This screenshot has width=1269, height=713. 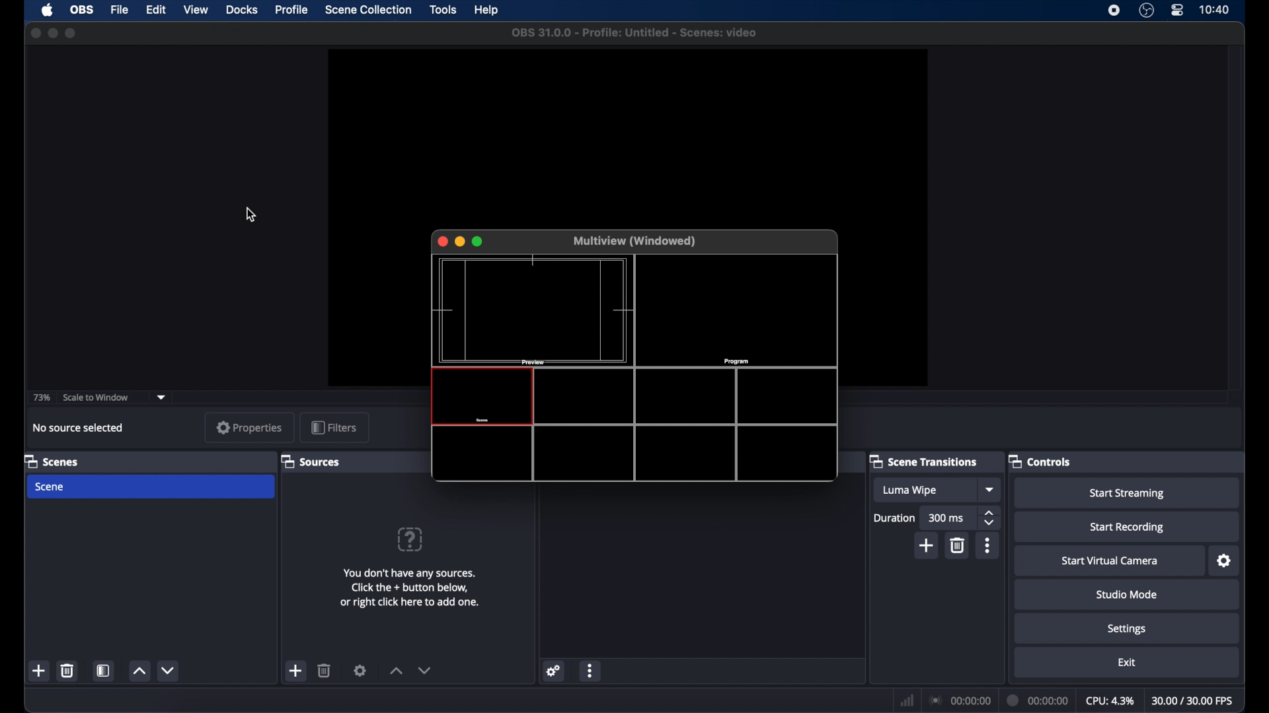 What do you see at coordinates (1040, 461) in the screenshot?
I see `controls` at bounding box center [1040, 461].